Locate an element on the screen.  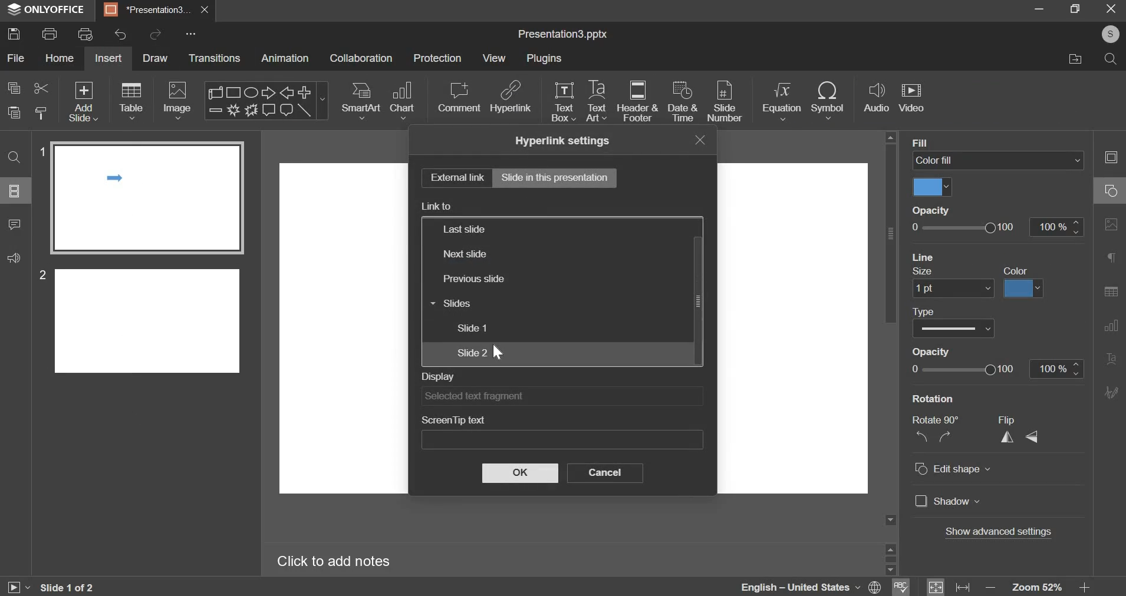
Signature settings is located at coordinates (1111, 391).